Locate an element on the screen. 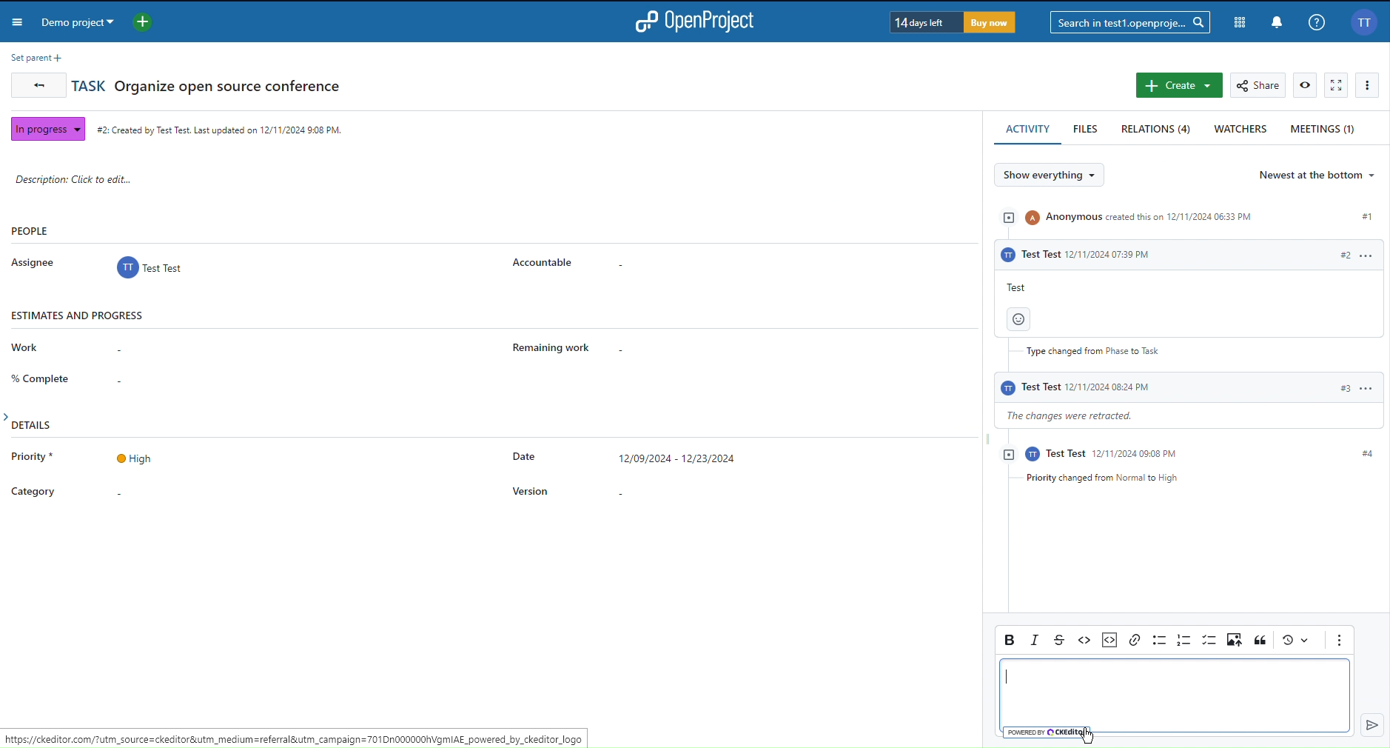 The width and height of the screenshot is (1390, 748). Insert Options is located at coordinates (1108, 638).